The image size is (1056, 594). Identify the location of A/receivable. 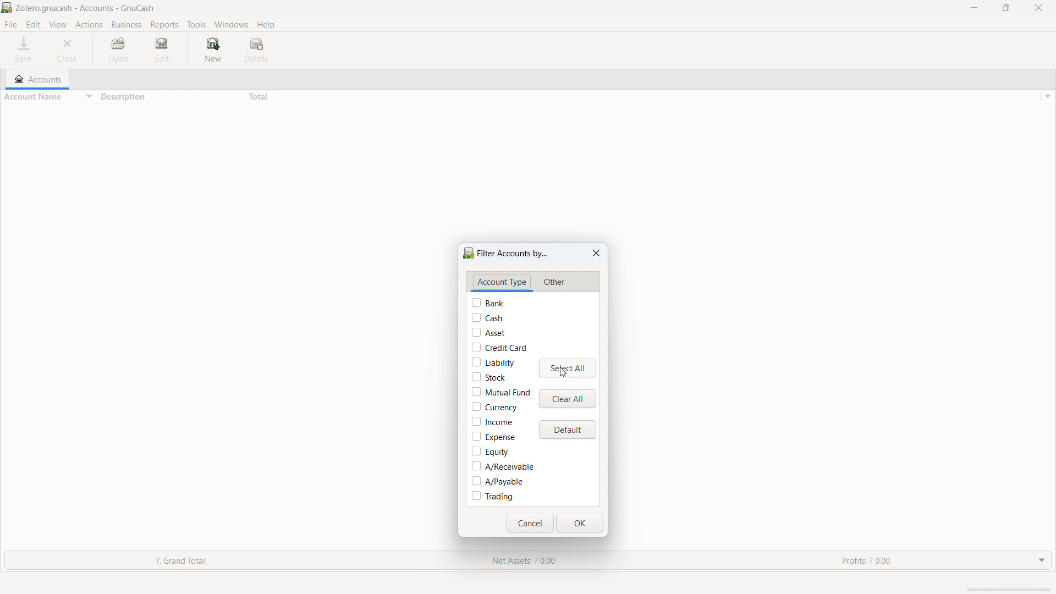
(503, 466).